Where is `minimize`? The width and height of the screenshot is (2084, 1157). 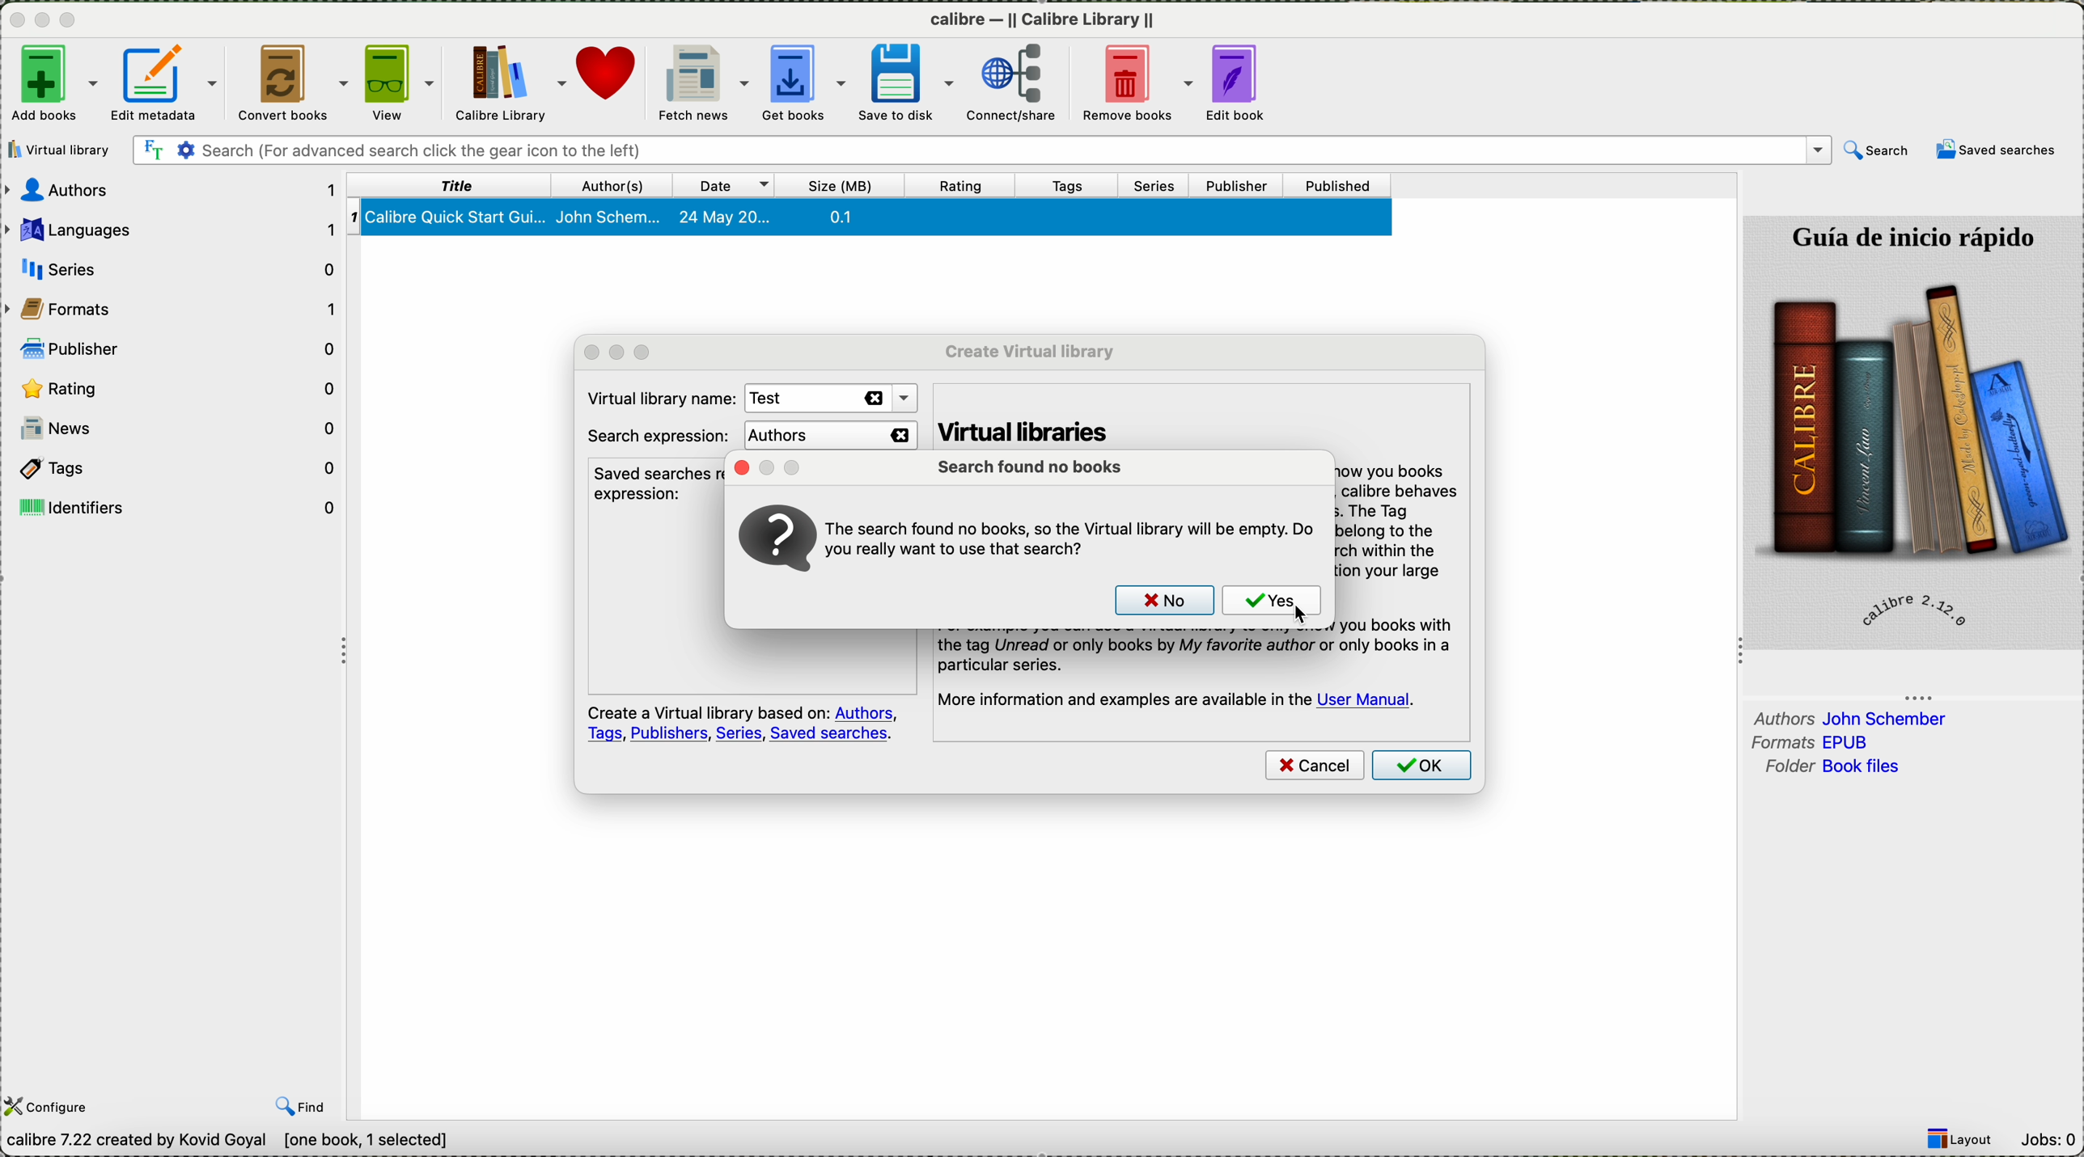 minimize is located at coordinates (769, 467).